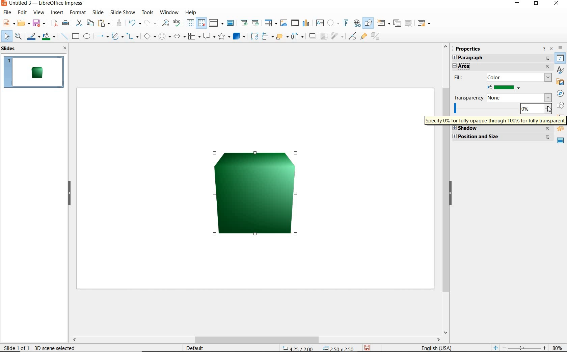  I want to click on callout shapes, so click(210, 36).